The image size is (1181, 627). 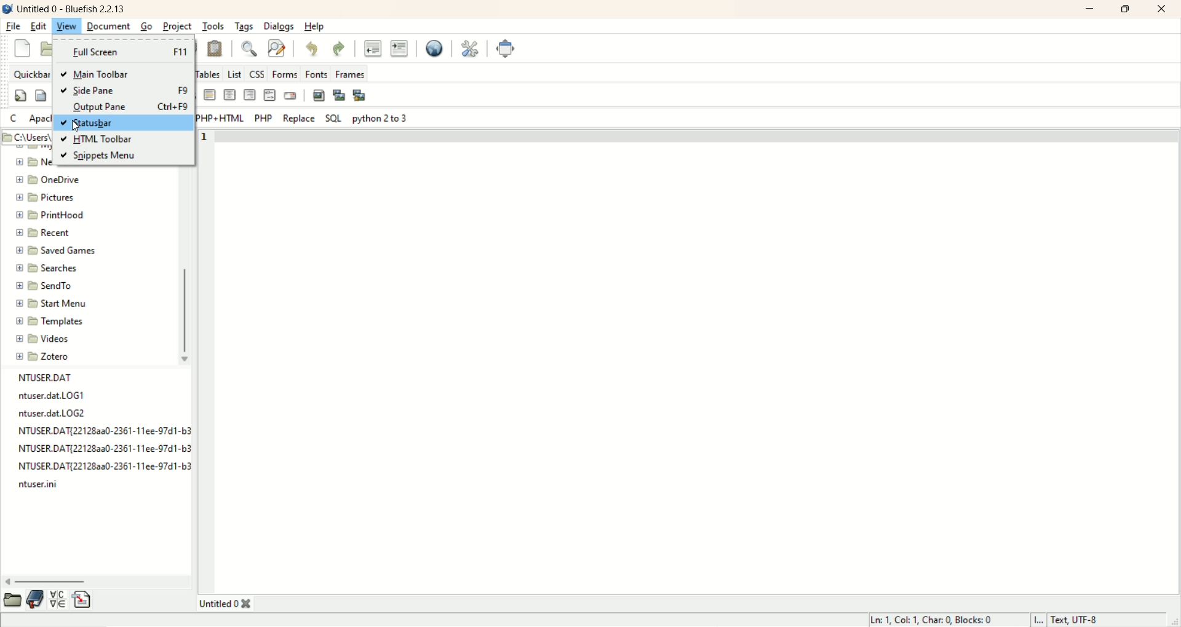 What do you see at coordinates (298, 119) in the screenshot?
I see `replace` at bounding box center [298, 119].